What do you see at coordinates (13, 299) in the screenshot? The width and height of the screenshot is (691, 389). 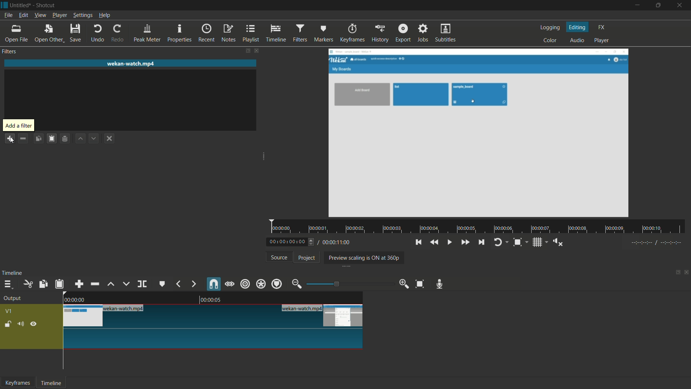 I see `output` at bounding box center [13, 299].